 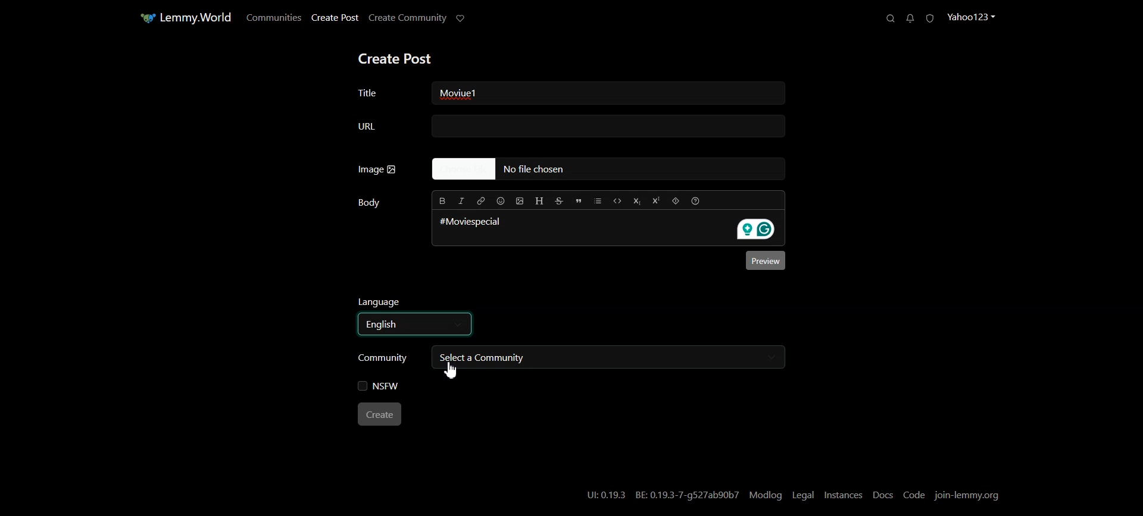 I want to click on Hyperlink, so click(x=482, y=201).